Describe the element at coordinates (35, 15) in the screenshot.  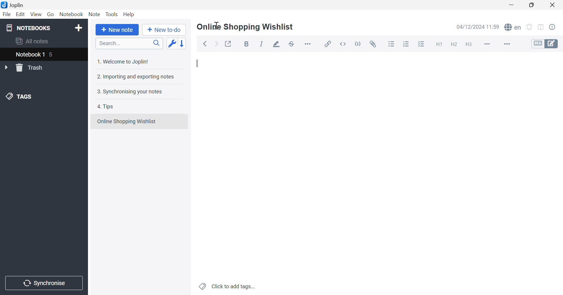
I see `View` at that location.